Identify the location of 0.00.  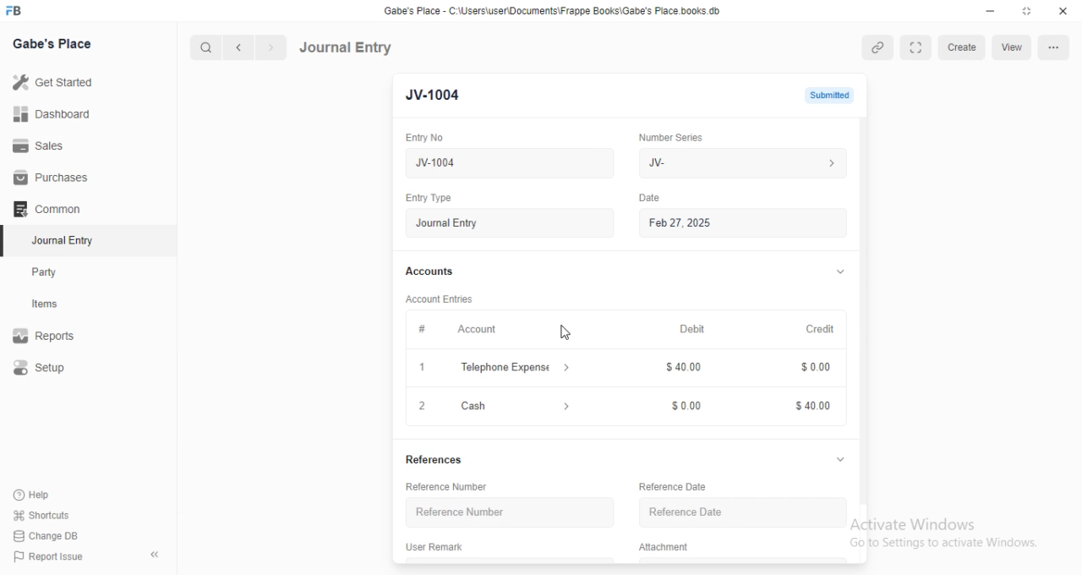
(682, 406).